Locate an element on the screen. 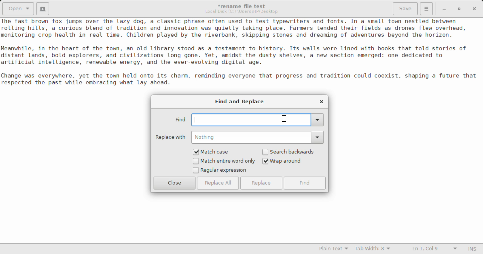  More Options Menu is located at coordinates (427, 9).